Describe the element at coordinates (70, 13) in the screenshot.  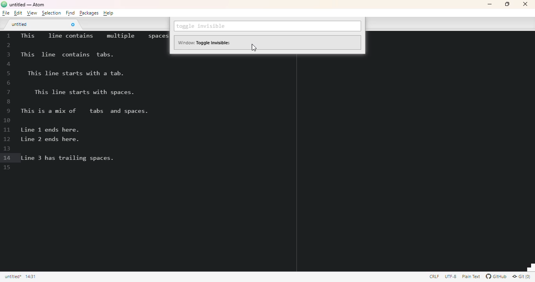
I see `find` at that location.